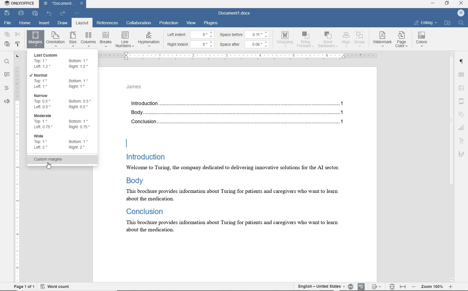  What do you see at coordinates (178, 35) in the screenshot?
I see `left indent` at bounding box center [178, 35].